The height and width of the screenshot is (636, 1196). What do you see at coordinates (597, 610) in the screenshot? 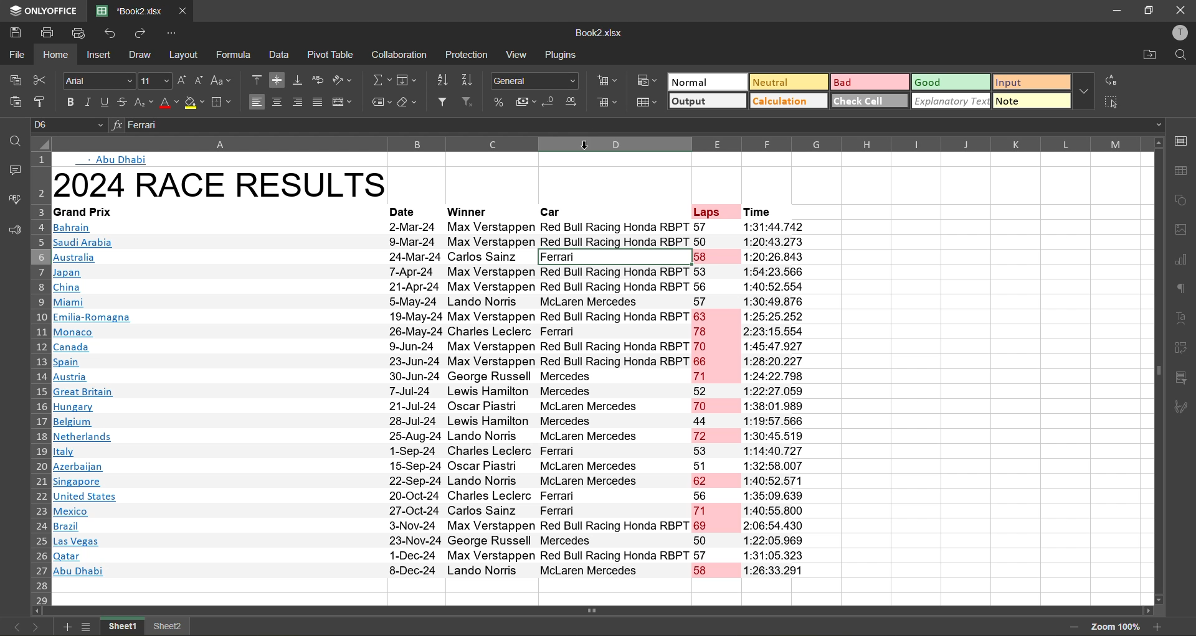
I see `Horizontal scrollbar` at bounding box center [597, 610].